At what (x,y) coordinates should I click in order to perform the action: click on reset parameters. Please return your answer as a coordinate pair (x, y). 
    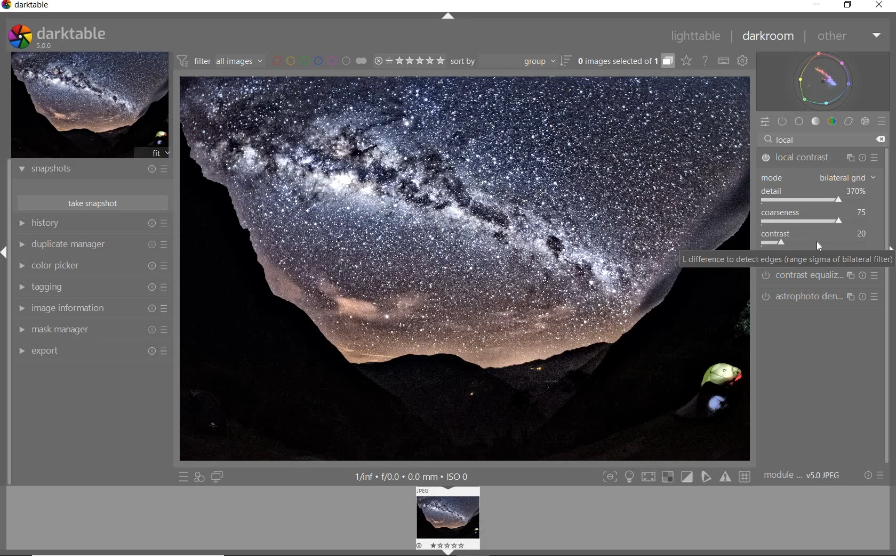
    Looking at the image, I should click on (863, 275).